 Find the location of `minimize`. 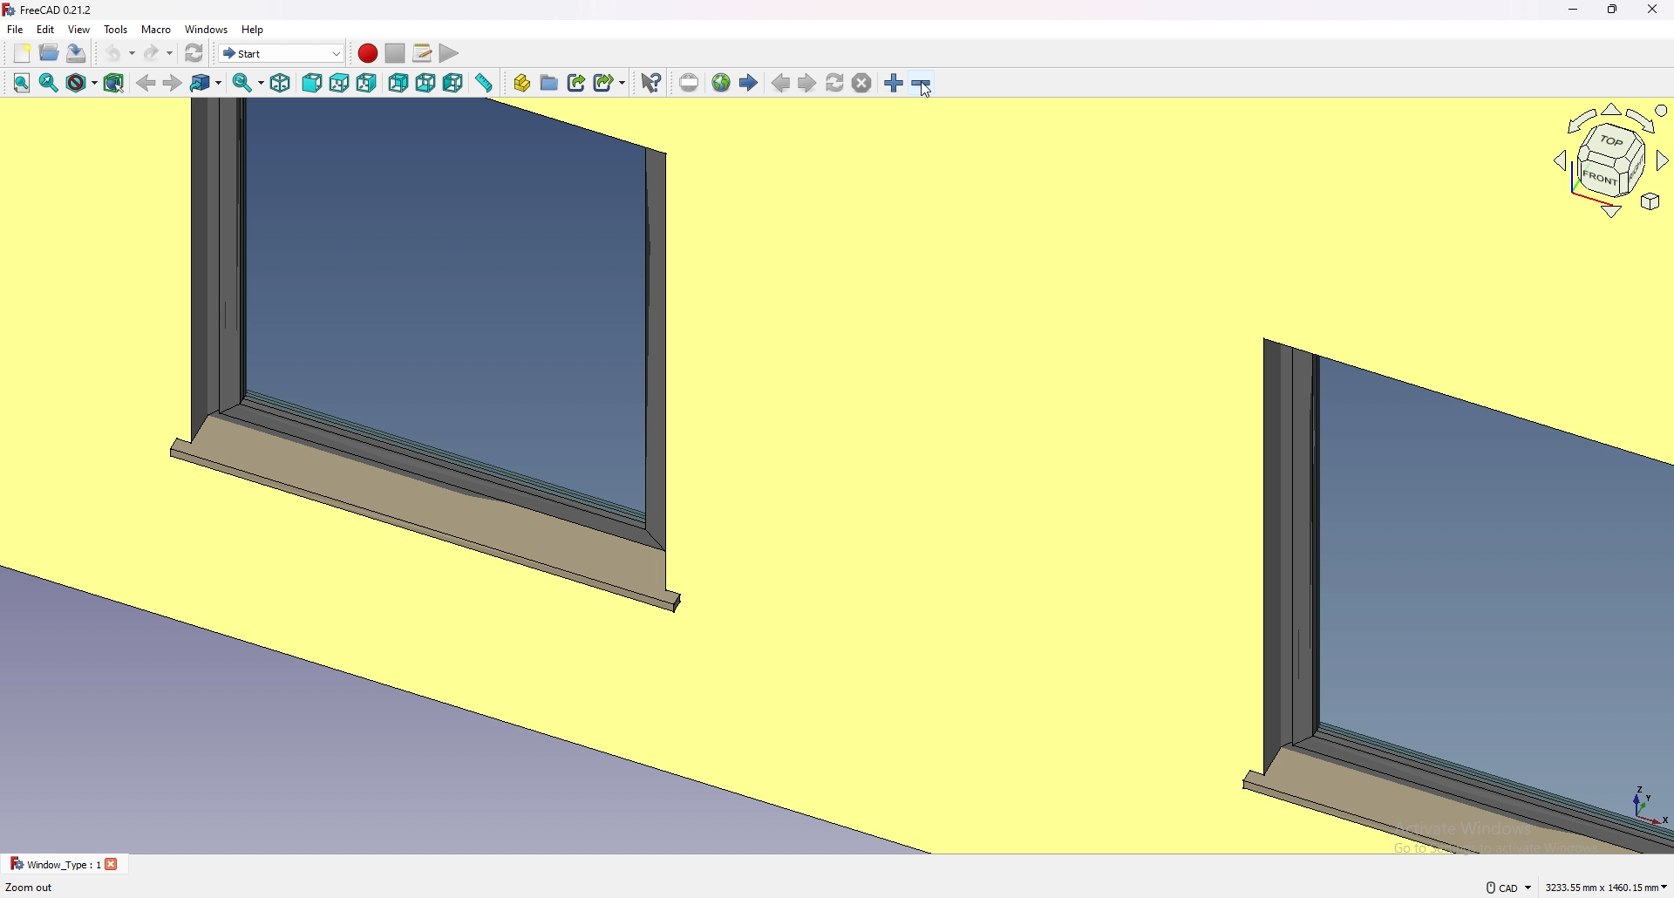

minimize is located at coordinates (1575, 10).